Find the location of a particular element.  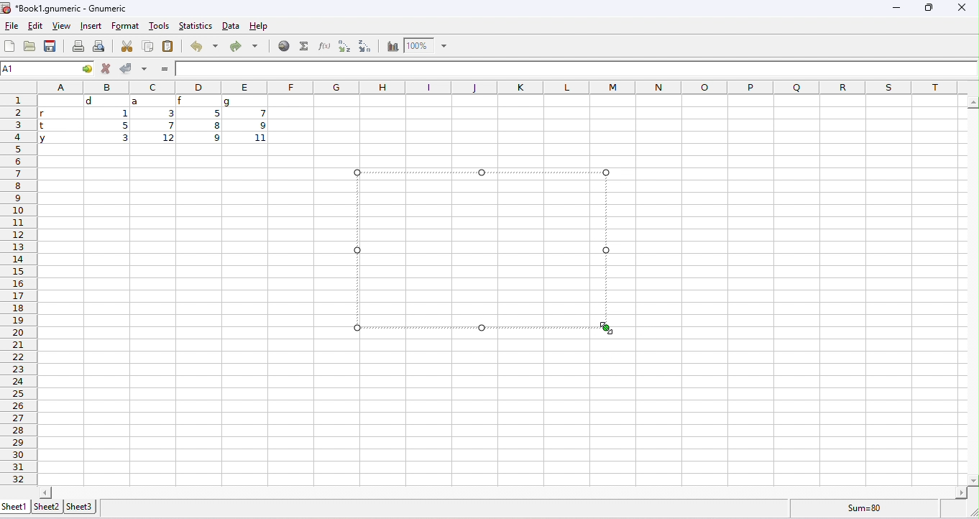

paste is located at coordinates (168, 45).